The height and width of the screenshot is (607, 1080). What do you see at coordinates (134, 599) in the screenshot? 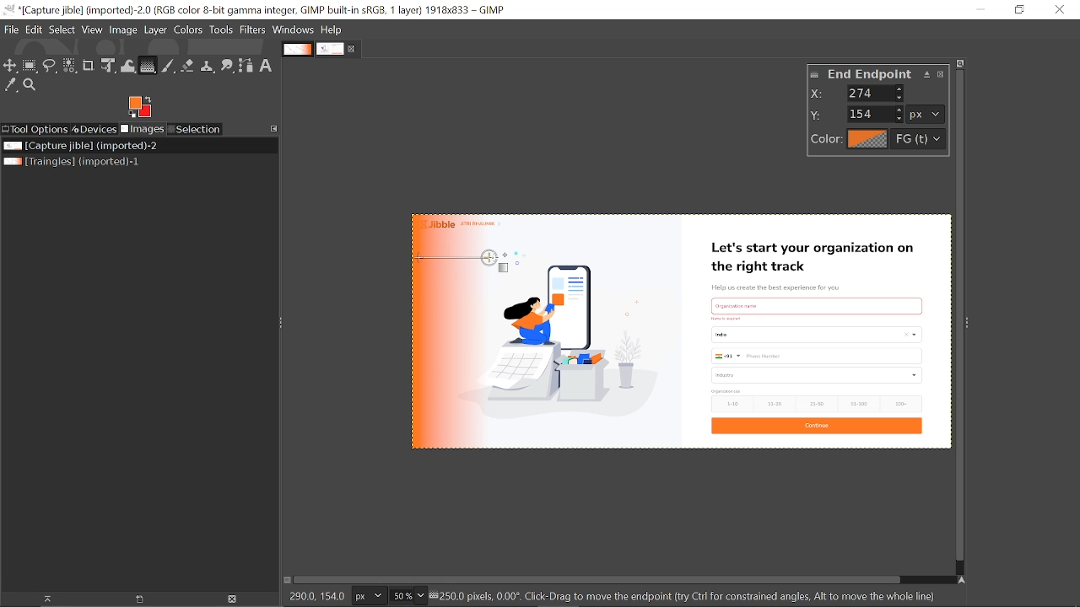
I see `Create a new display for the image` at bounding box center [134, 599].